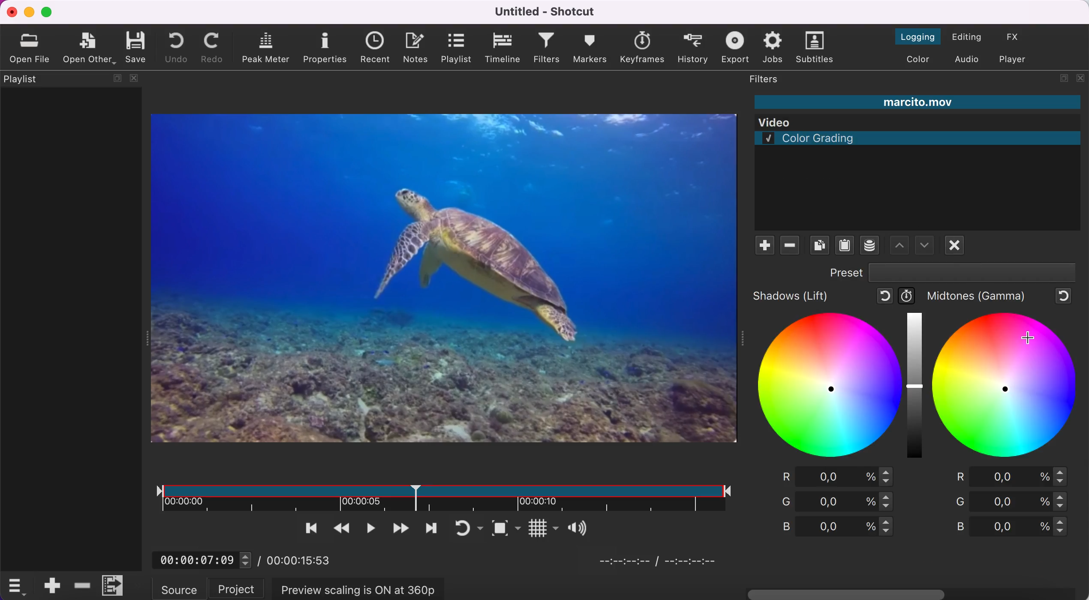 The image size is (1089, 600). I want to click on Untitled - Shotcut, so click(546, 12).